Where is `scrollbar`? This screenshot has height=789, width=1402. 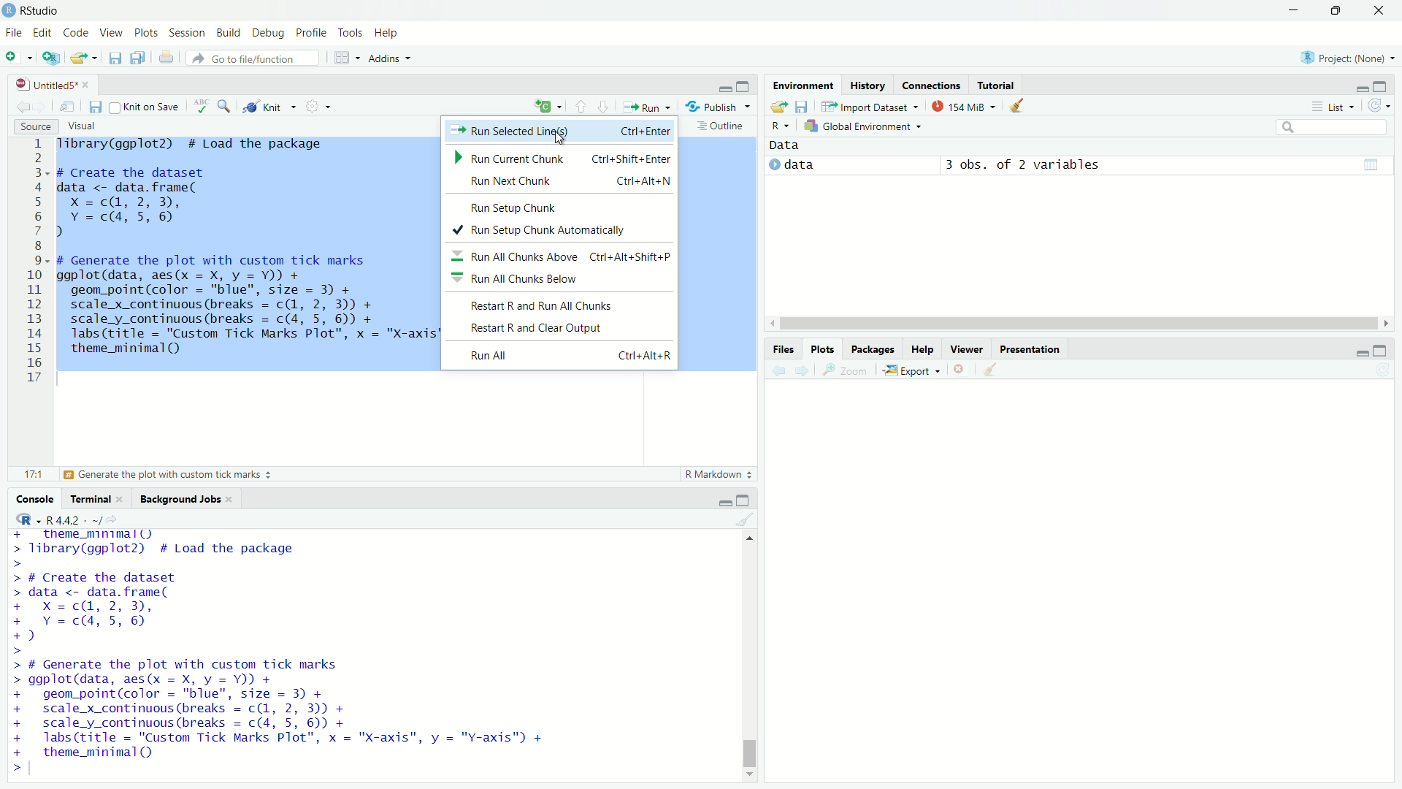
scrollbar is located at coordinates (748, 659).